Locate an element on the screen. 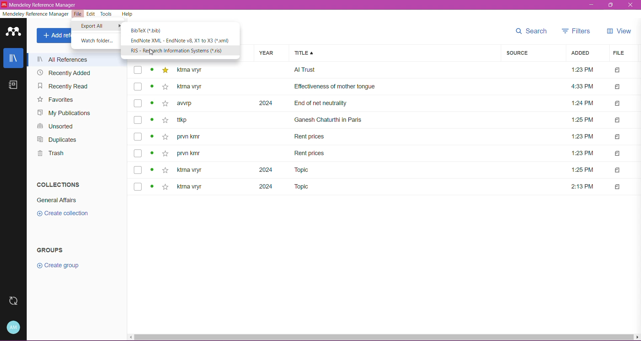 This screenshot has height=341, width=641. Favorites is located at coordinates (55, 100).